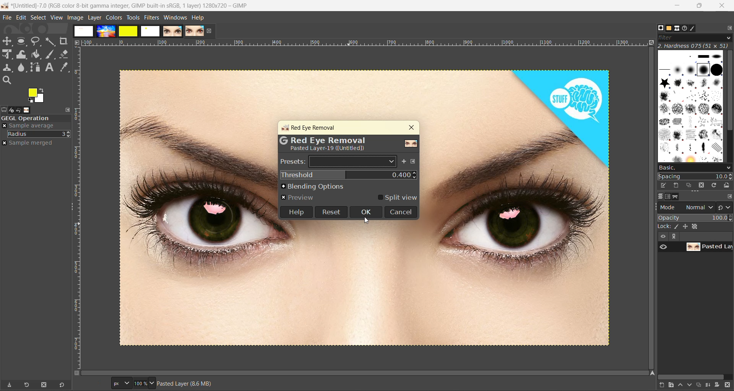 This screenshot has height=391, width=734. What do you see at coordinates (699, 7) in the screenshot?
I see `maximize` at bounding box center [699, 7].